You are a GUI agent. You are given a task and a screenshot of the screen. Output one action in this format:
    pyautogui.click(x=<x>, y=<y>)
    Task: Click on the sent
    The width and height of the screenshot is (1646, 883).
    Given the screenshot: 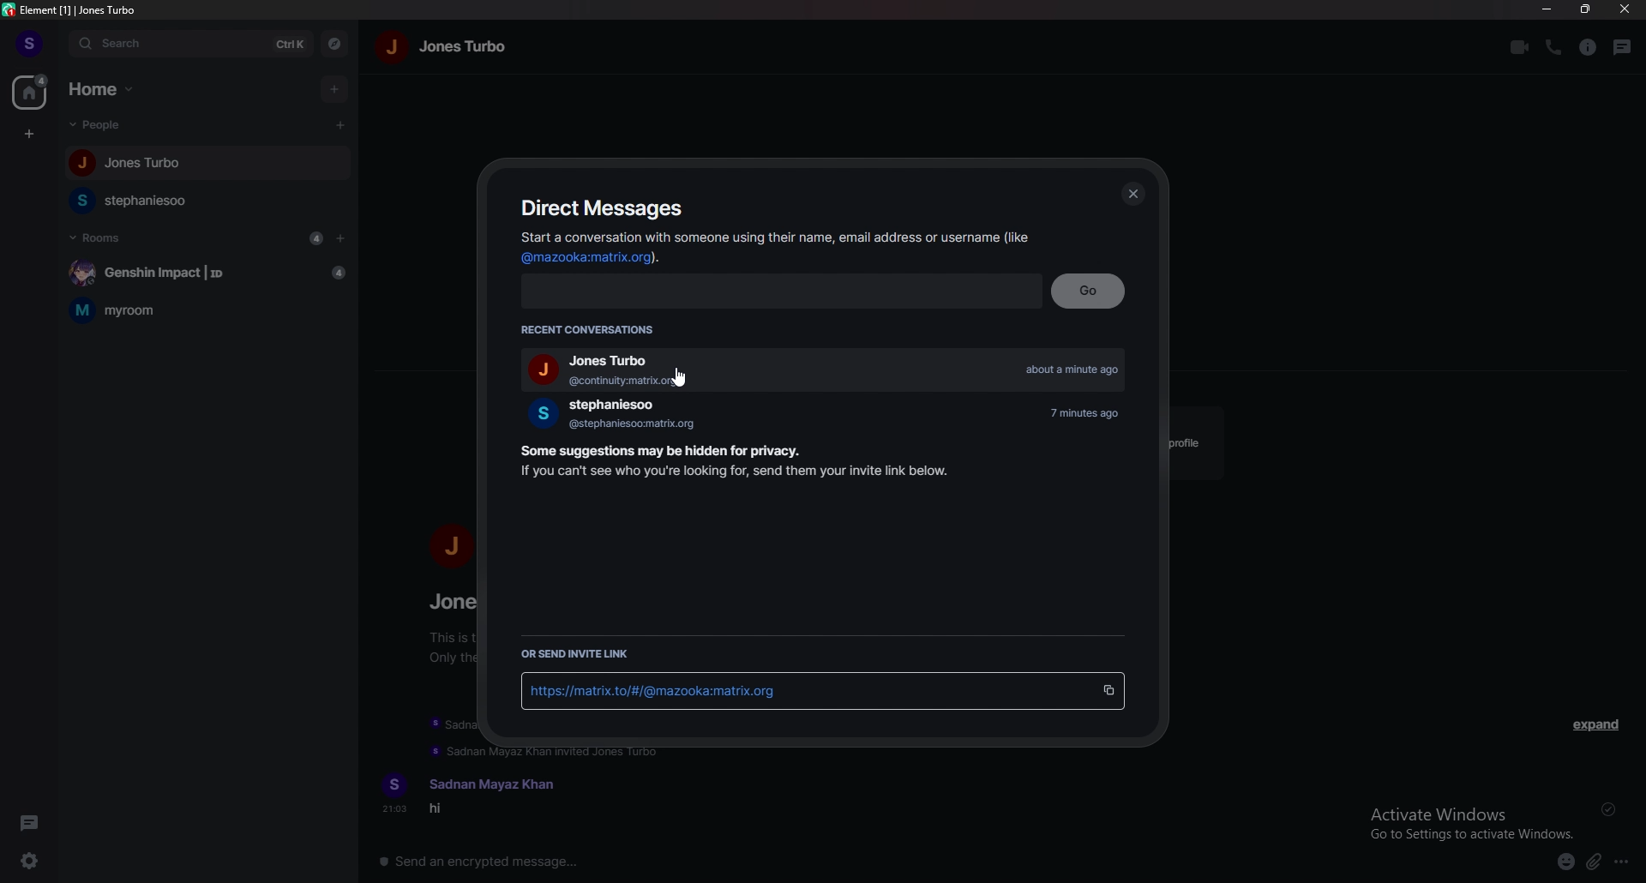 What is the action you would take?
    pyautogui.click(x=1607, y=810)
    